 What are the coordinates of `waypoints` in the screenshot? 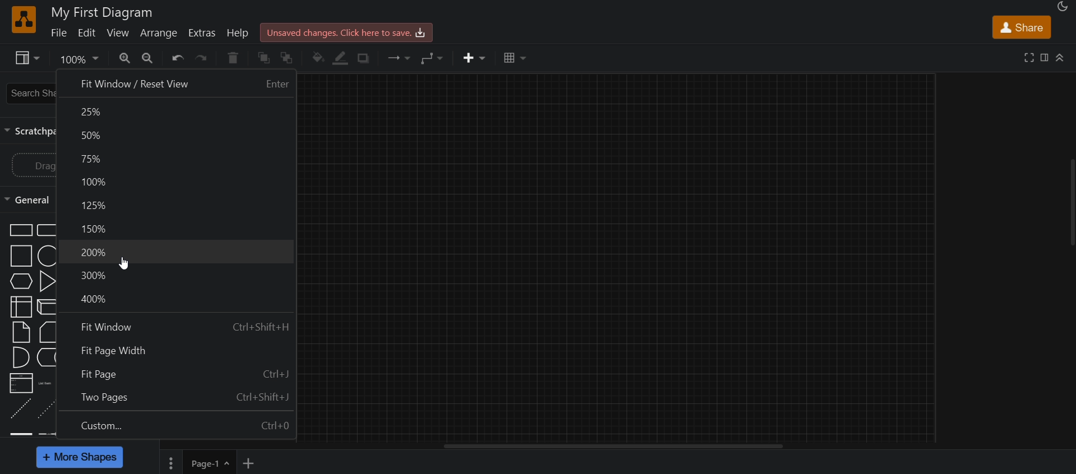 It's located at (433, 57).